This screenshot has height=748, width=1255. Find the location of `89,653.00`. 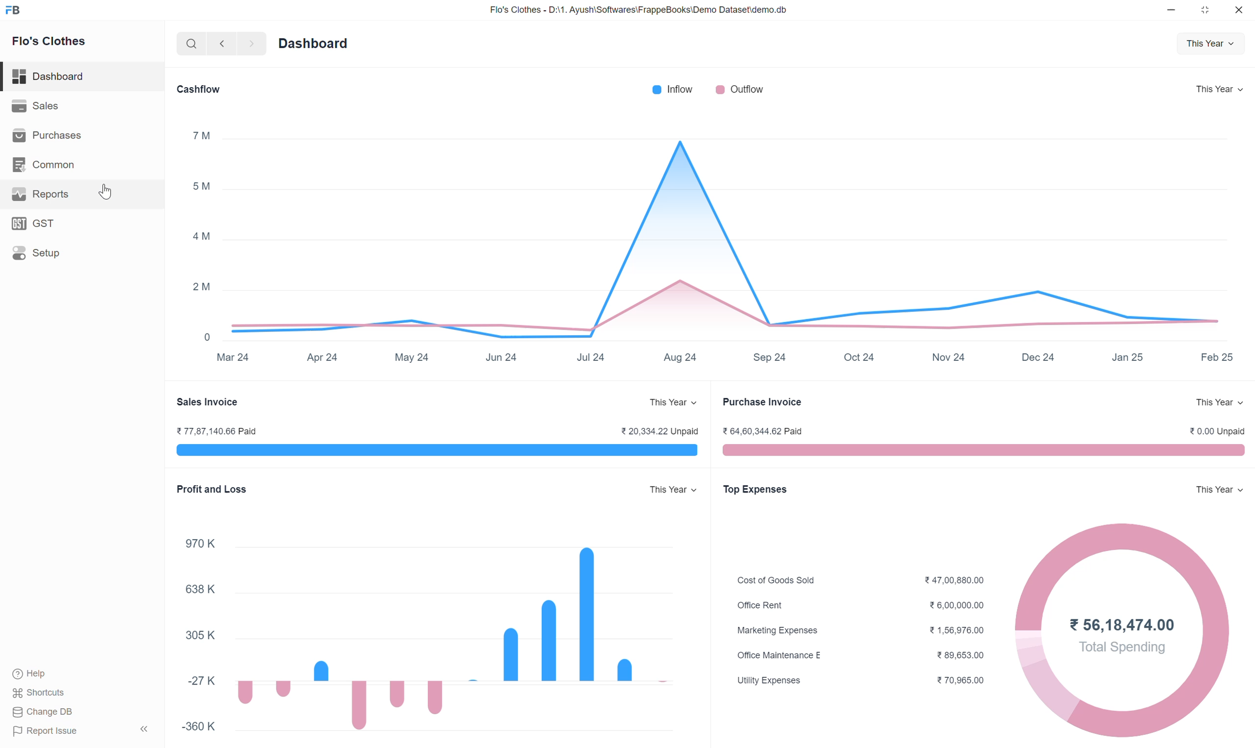

89,653.00 is located at coordinates (961, 654).